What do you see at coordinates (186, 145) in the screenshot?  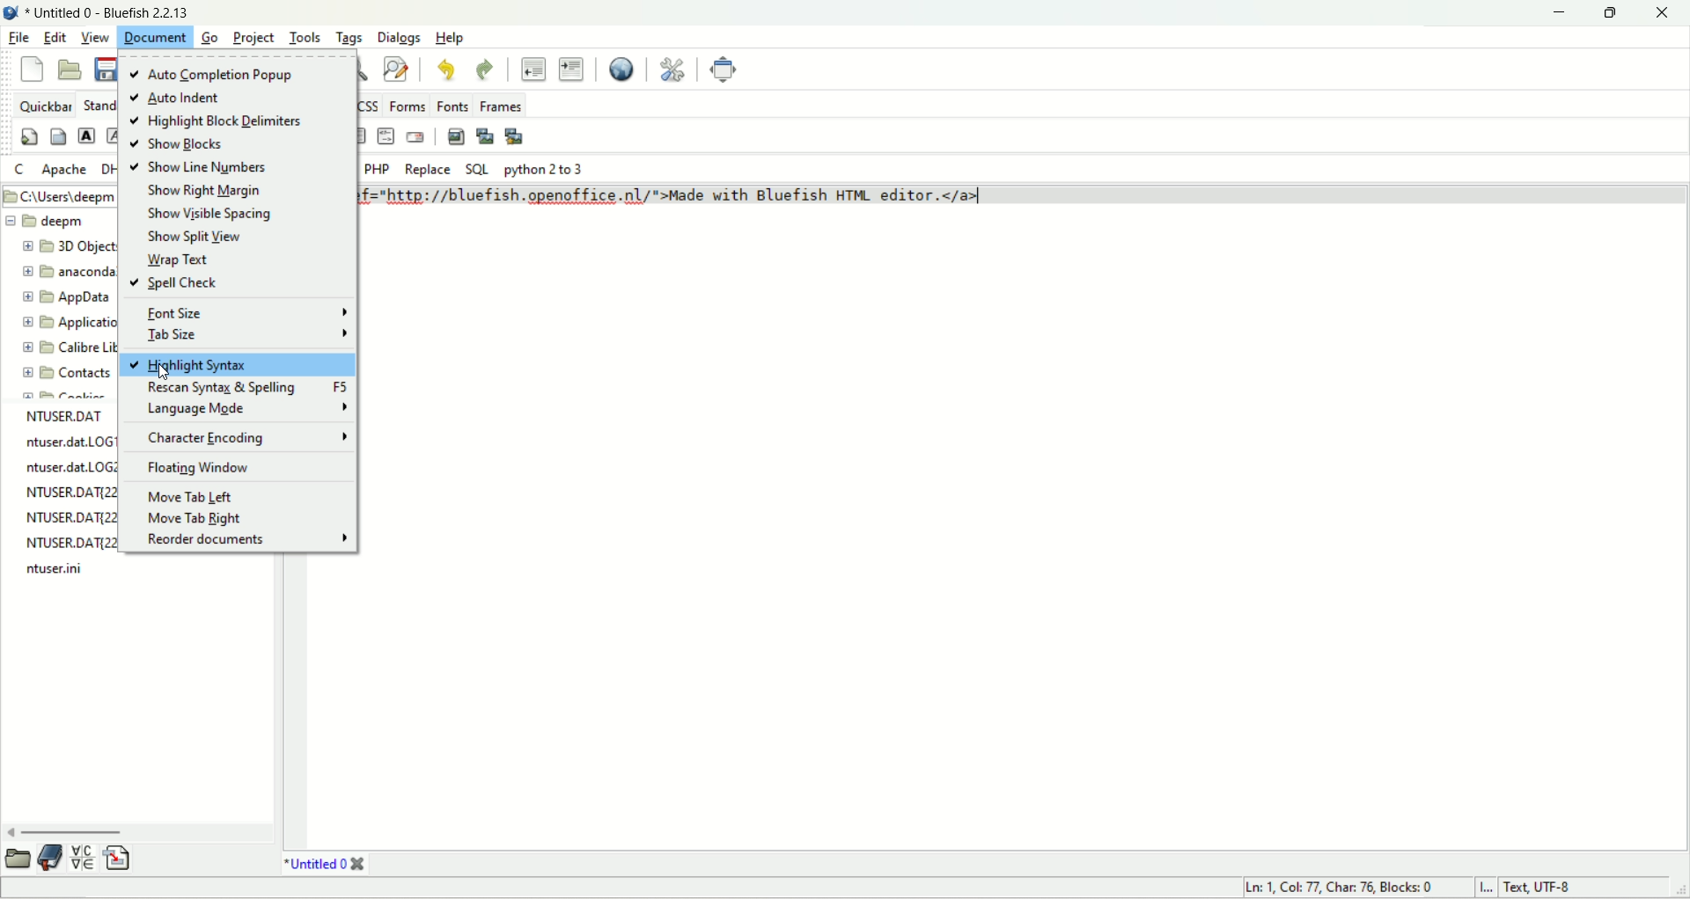 I see `show blocks` at bounding box center [186, 145].